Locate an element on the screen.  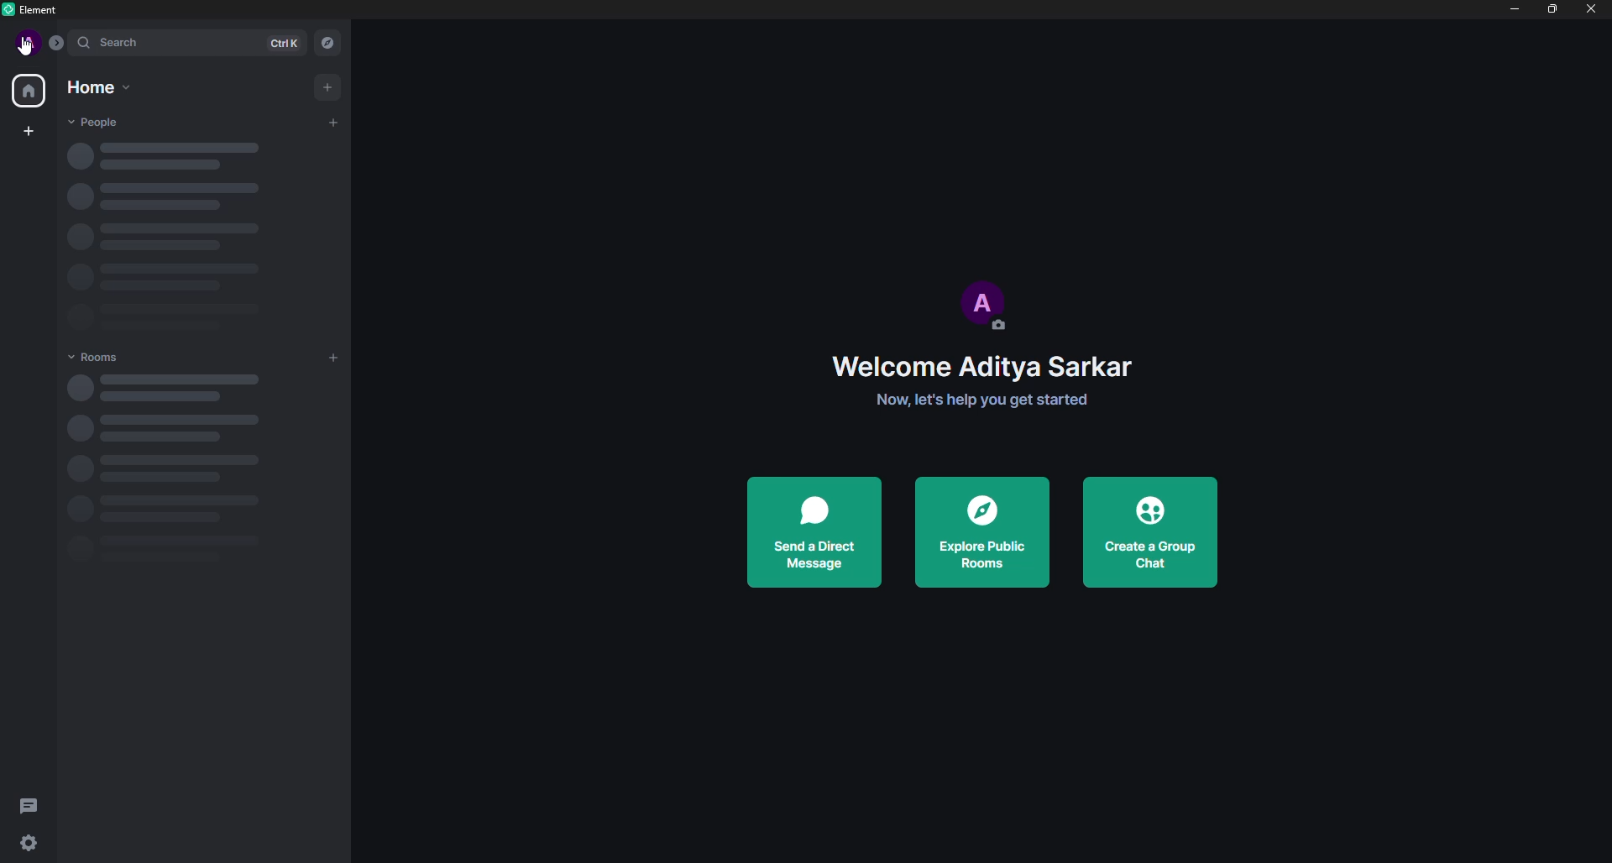
explore public rooms is located at coordinates (979, 533).